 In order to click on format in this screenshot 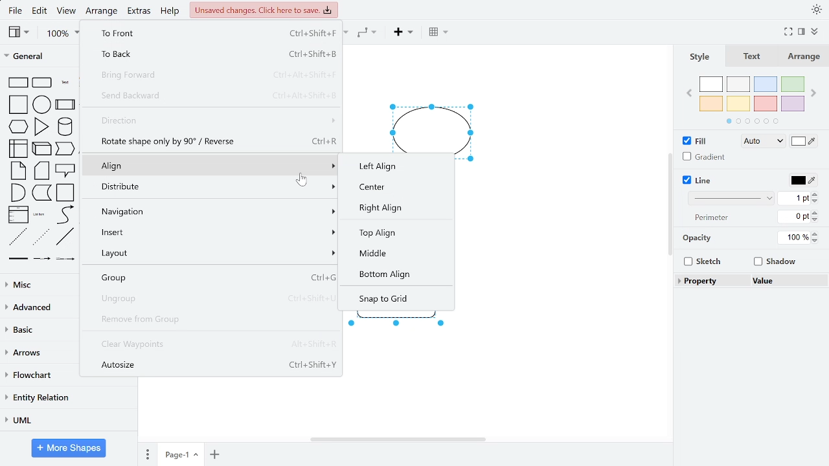, I will do `click(801, 32)`.